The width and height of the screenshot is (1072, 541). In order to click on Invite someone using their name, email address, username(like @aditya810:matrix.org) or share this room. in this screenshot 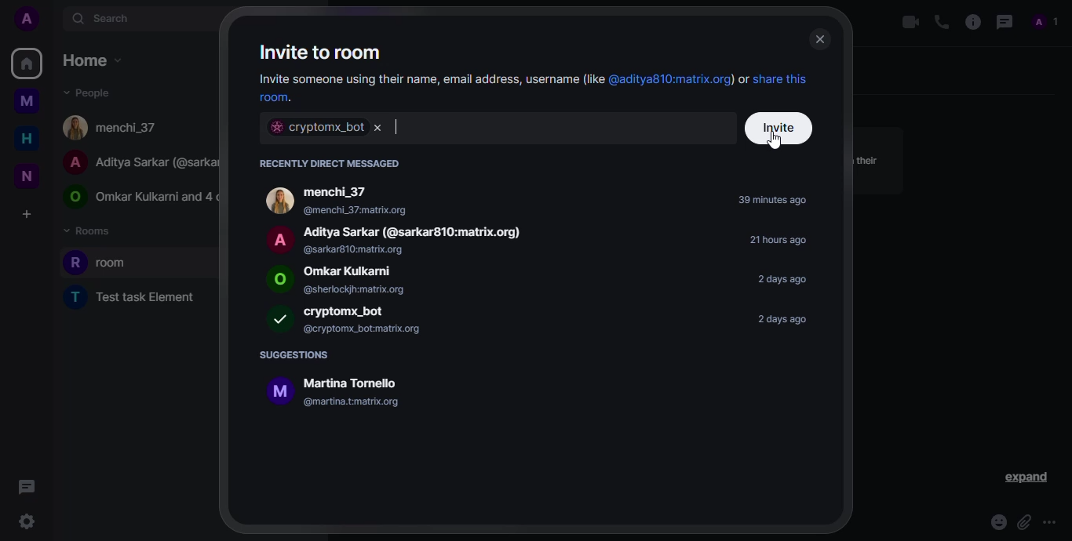, I will do `click(528, 86)`.